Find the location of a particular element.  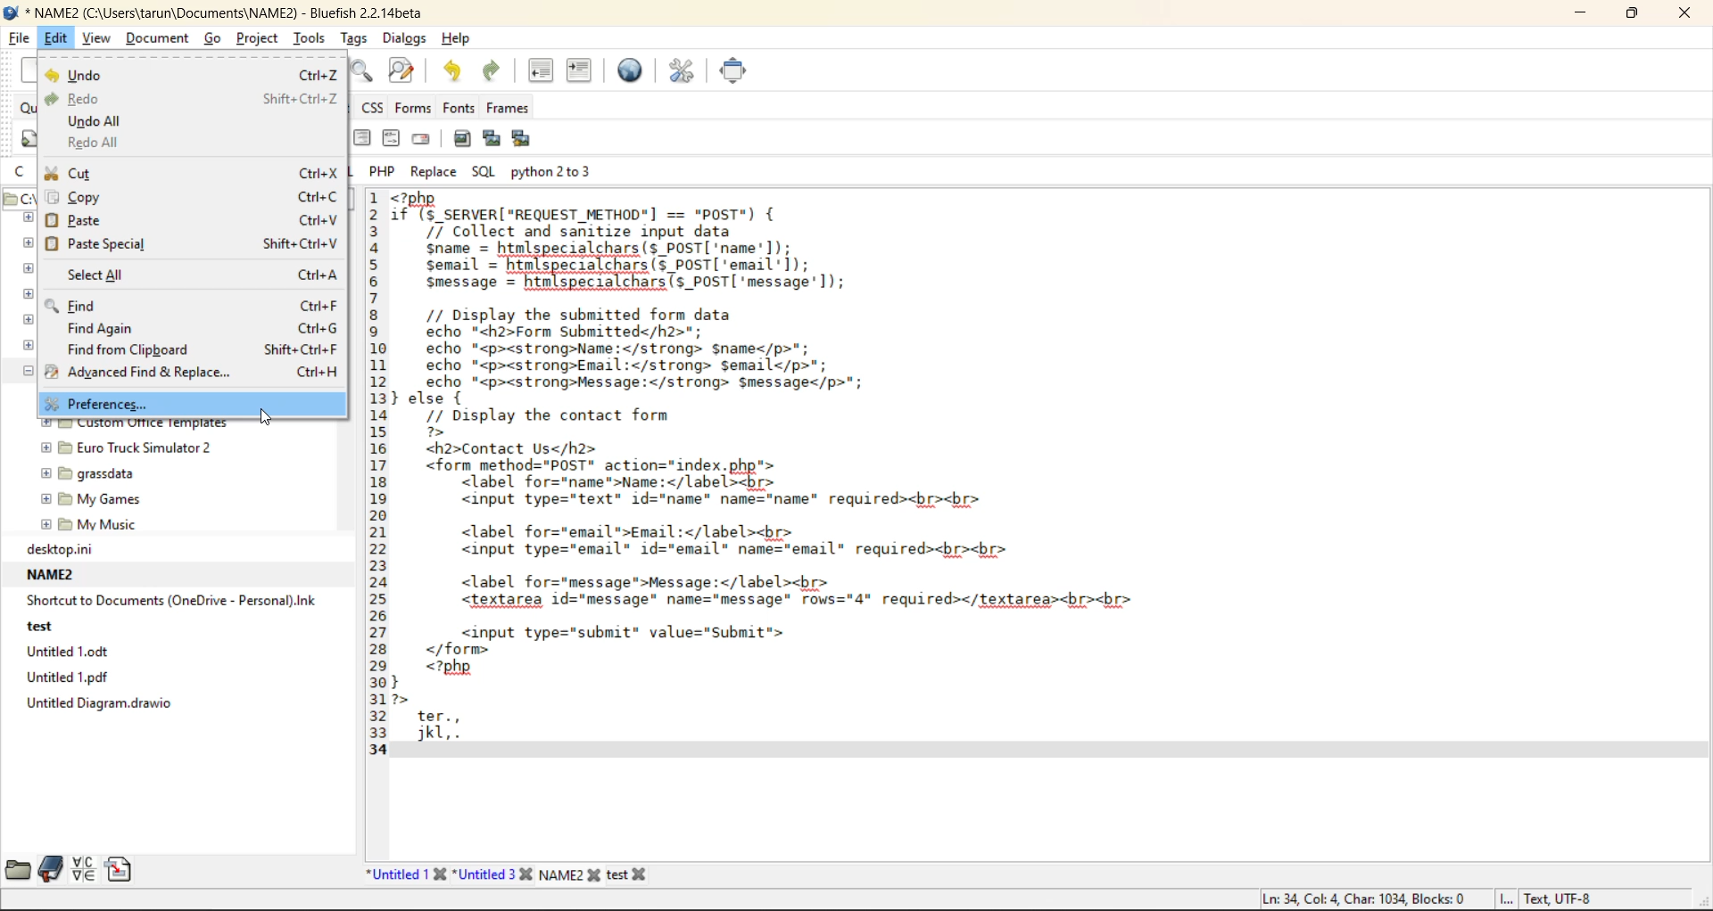

copy is located at coordinates (190, 199).